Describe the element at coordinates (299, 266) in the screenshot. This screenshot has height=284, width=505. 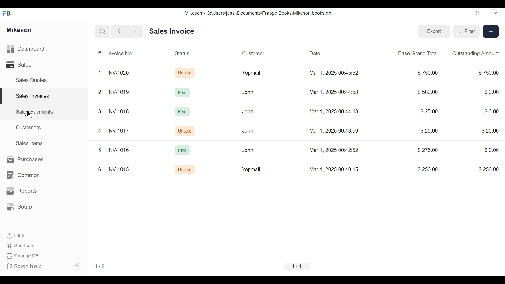
I see `1/1` at that location.